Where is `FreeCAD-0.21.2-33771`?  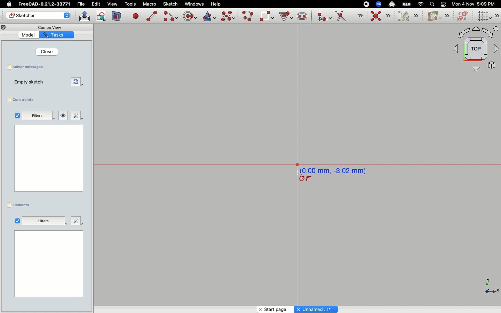 FreeCAD-0.21.2-33771 is located at coordinates (44, 4).